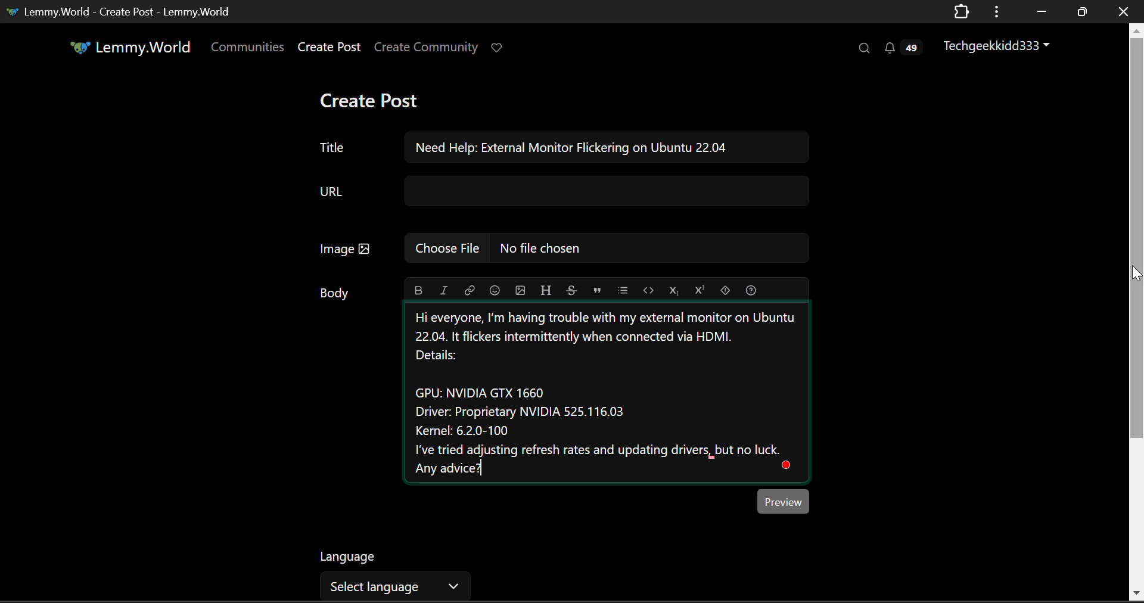 This screenshot has width=1144, height=603. I want to click on Bold, so click(418, 291).